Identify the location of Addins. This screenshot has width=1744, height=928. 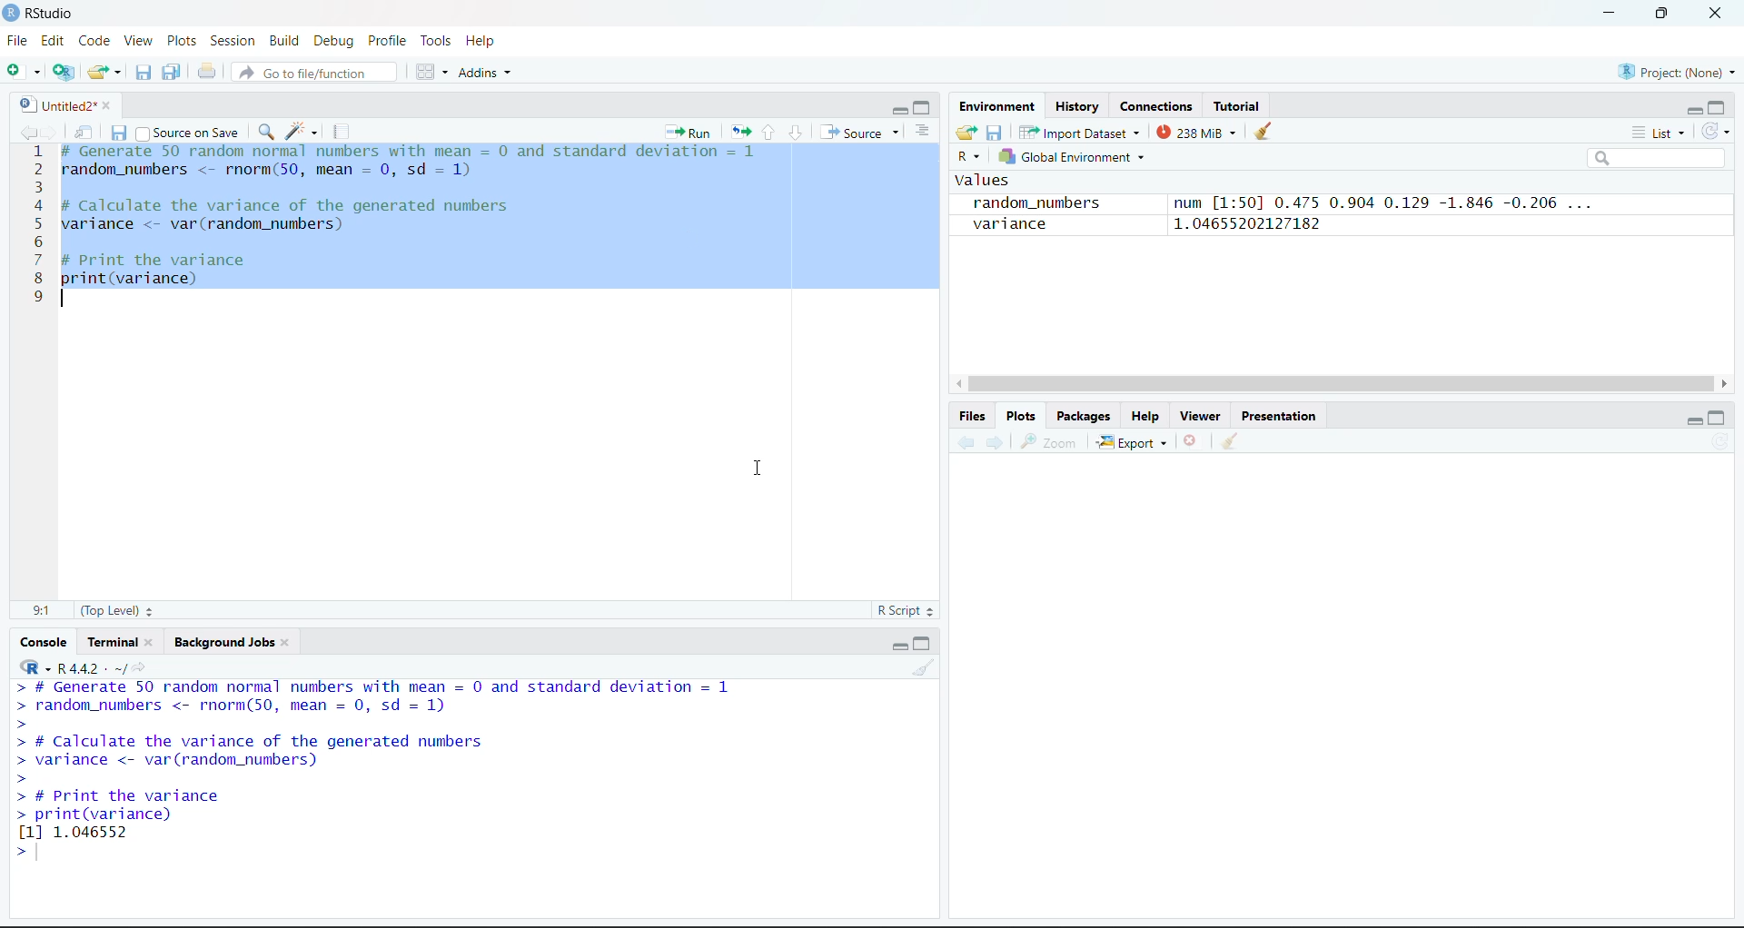
(483, 73).